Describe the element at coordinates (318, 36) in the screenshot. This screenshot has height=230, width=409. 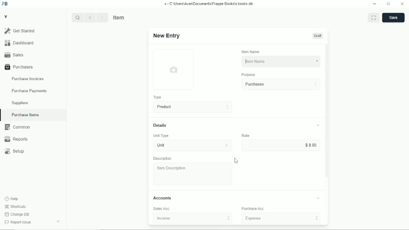
I see `draft` at that location.